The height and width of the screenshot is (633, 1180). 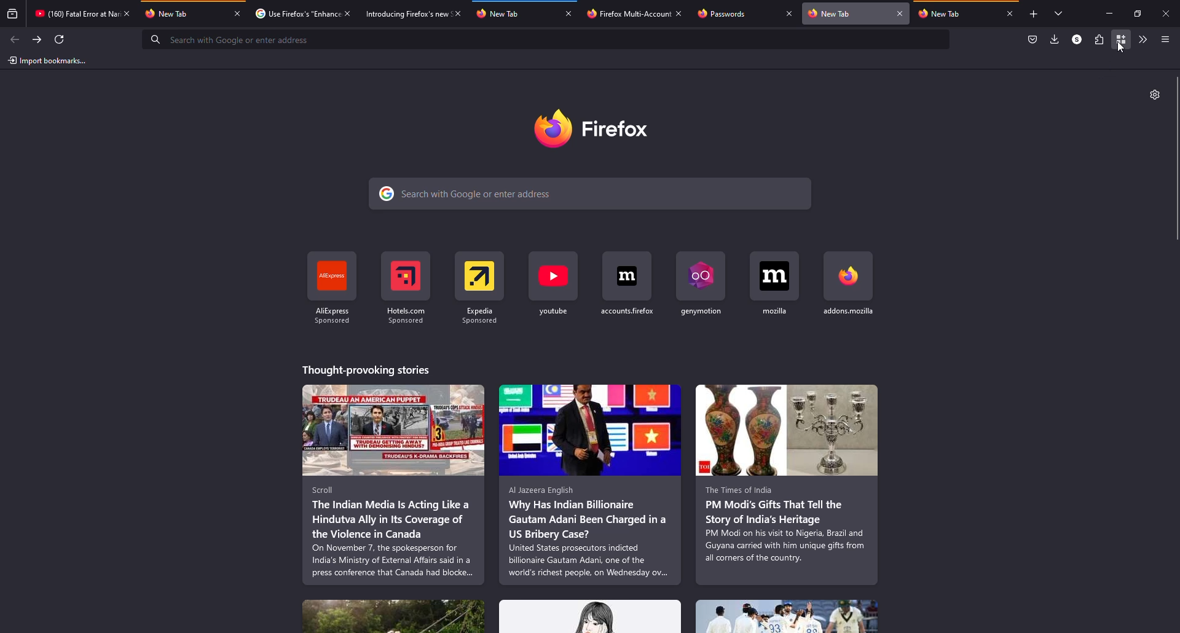 I want to click on more tools, so click(x=1141, y=39).